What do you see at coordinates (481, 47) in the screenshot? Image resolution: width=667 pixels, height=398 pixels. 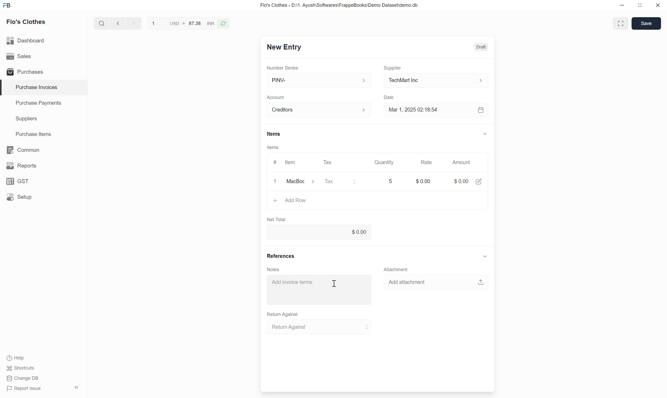 I see `Draft` at bounding box center [481, 47].